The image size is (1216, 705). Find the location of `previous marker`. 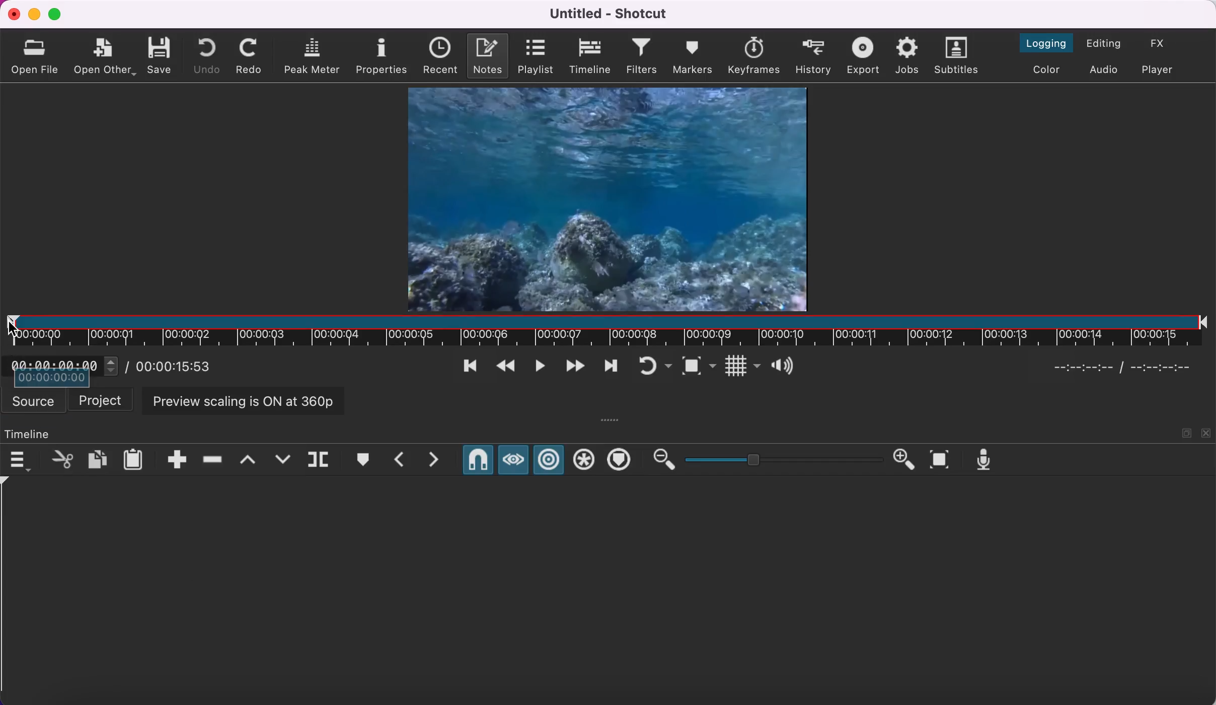

previous marker is located at coordinates (399, 459).